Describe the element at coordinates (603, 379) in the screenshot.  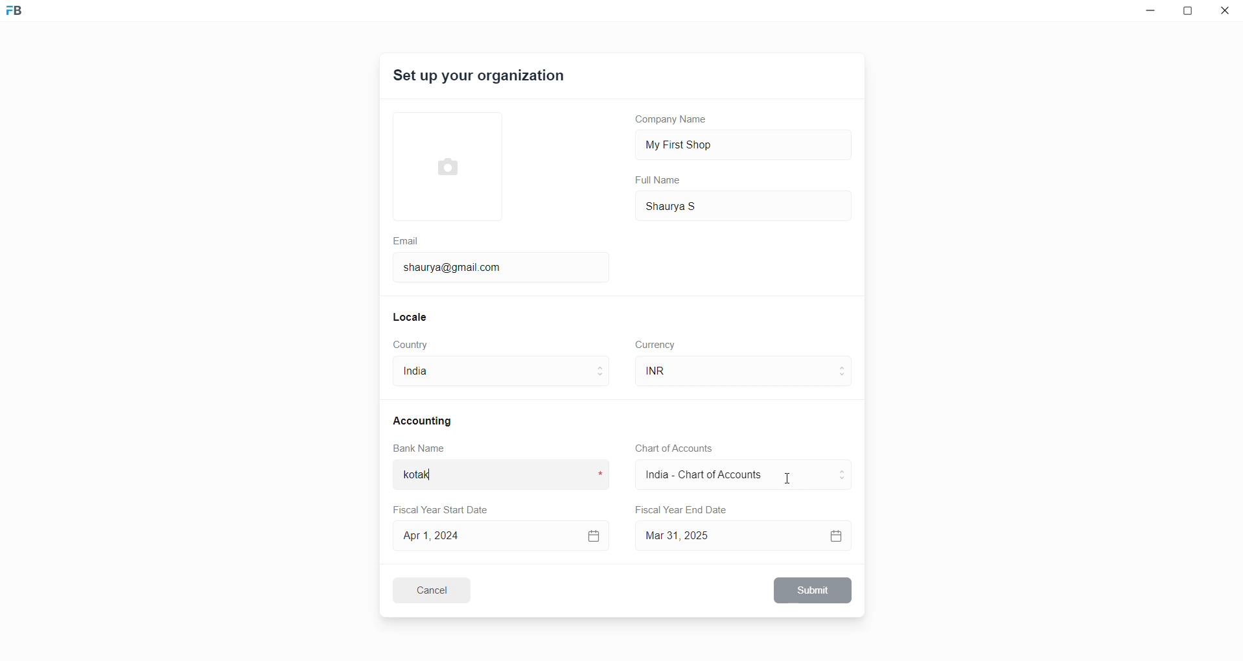
I see `move to below country` at that location.